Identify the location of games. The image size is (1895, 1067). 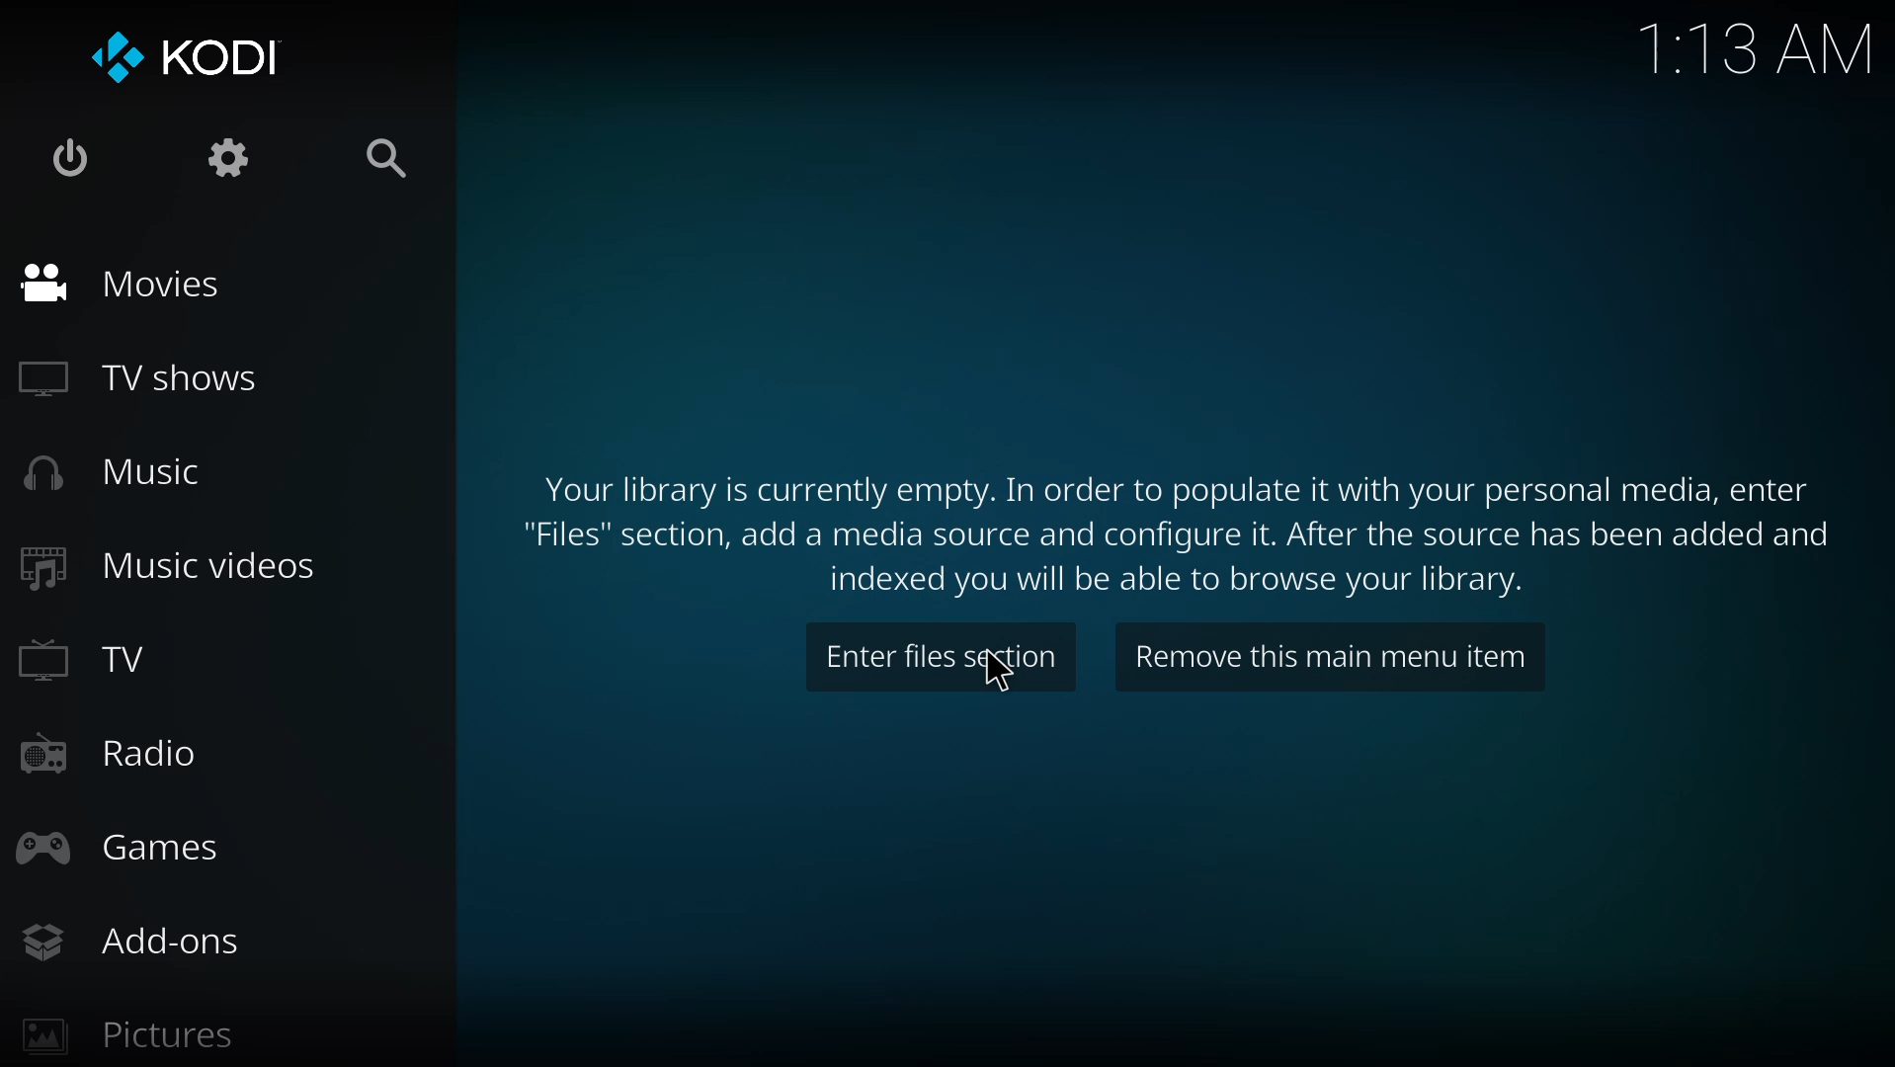
(132, 851).